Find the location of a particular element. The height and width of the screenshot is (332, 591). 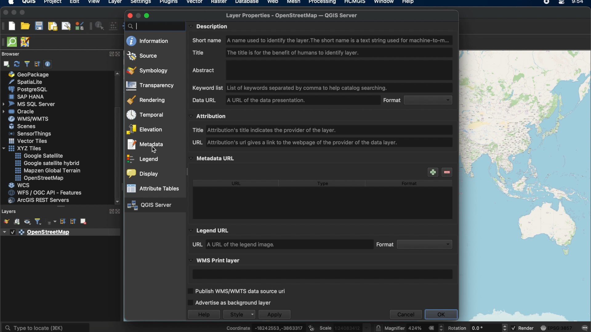

refresh is located at coordinates (16, 64).